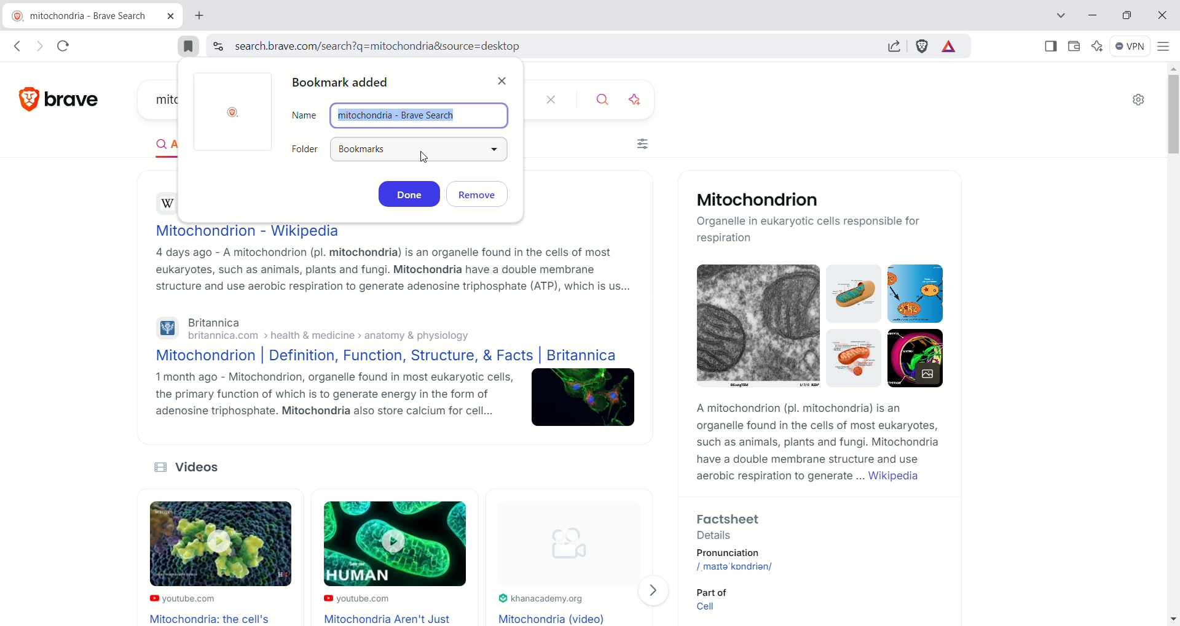 This screenshot has height=626, width=1180. What do you see at coordinates (40, 45) in the screenshot?
I see `go forward` at bounding box center [40, 45].